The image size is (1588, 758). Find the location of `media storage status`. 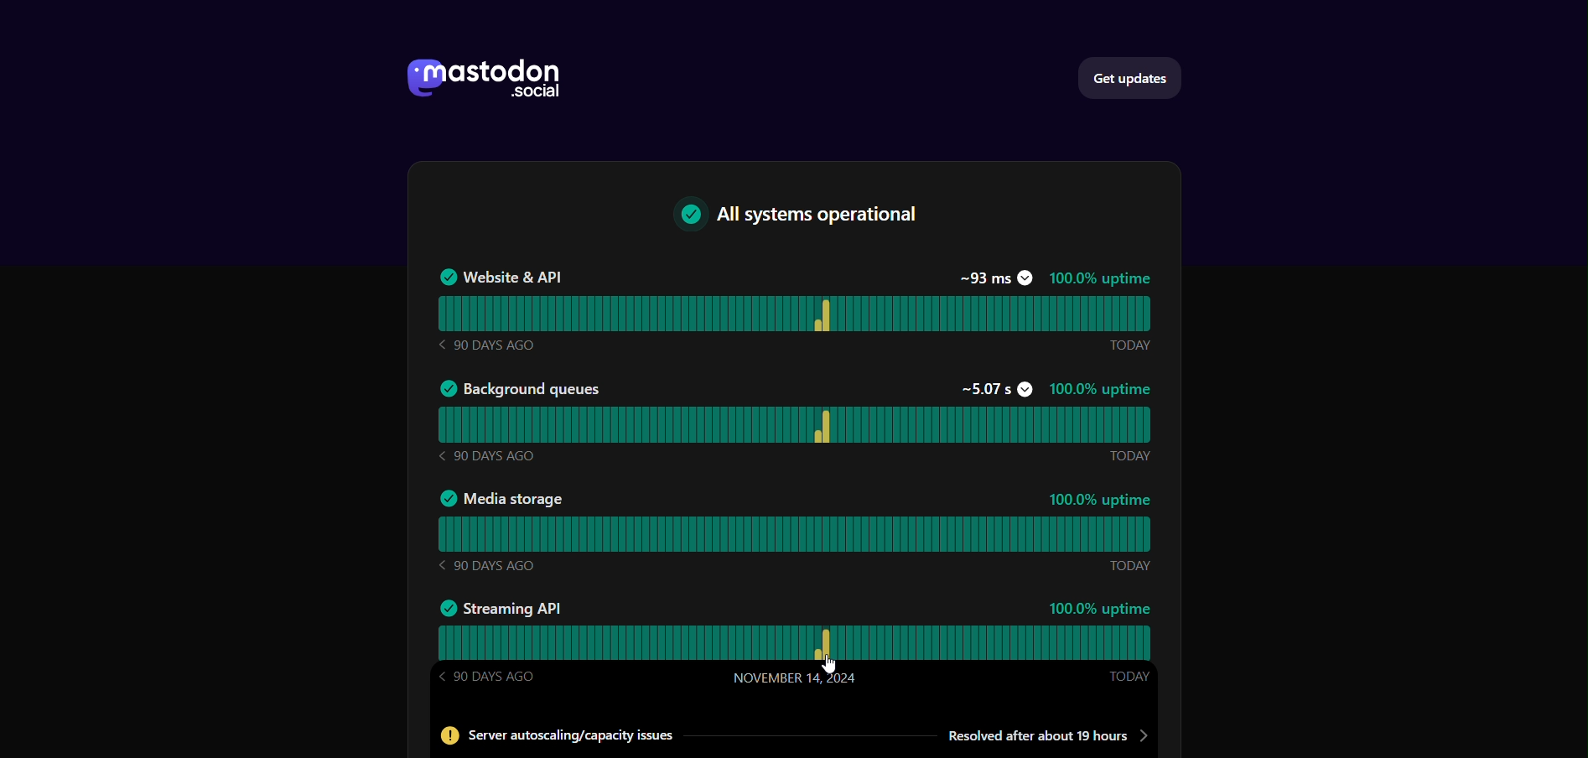

media storage status is located at coordinates (794, 536).